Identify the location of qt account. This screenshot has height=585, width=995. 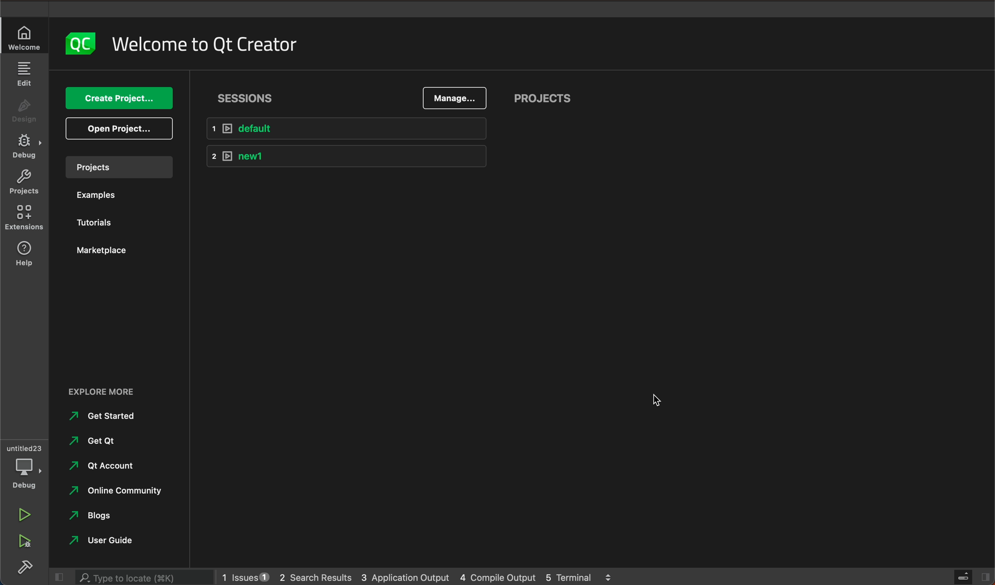
(114, 467).